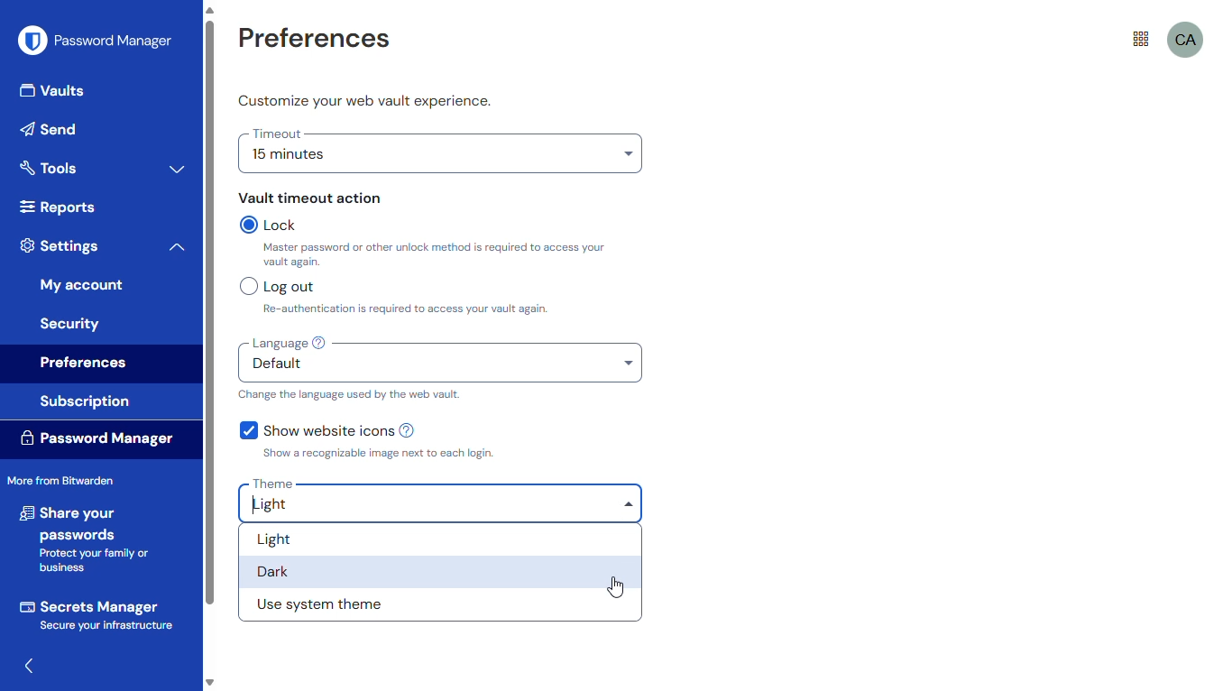 The image size is (1232, 691). What do you see at coordinates (53, 129) in the screenshot?
I see `send` at bounding box center [53, 129].